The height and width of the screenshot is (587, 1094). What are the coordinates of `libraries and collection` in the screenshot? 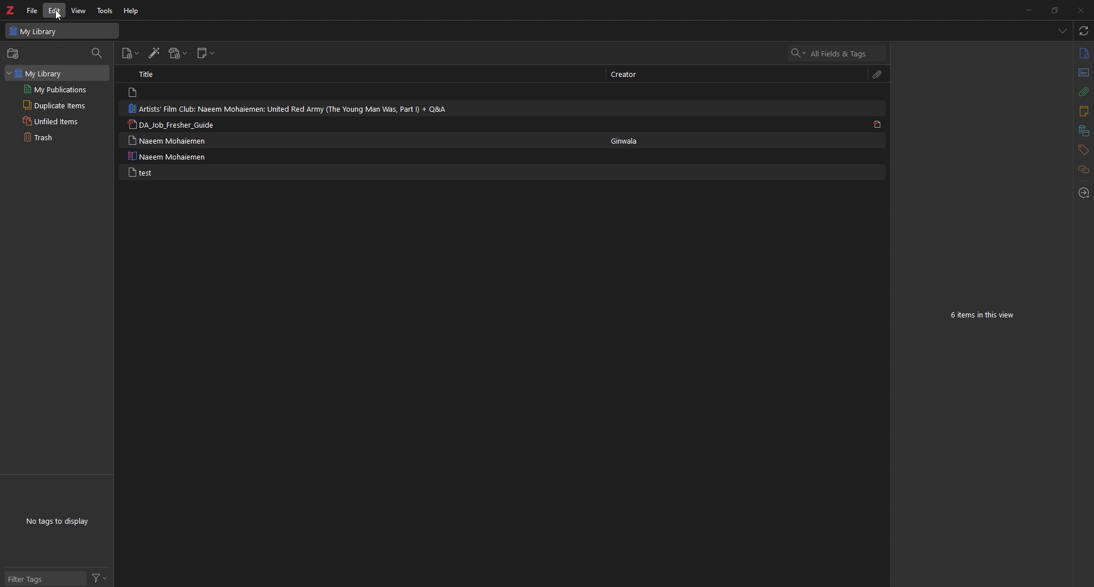 It's located at (1083, 131).